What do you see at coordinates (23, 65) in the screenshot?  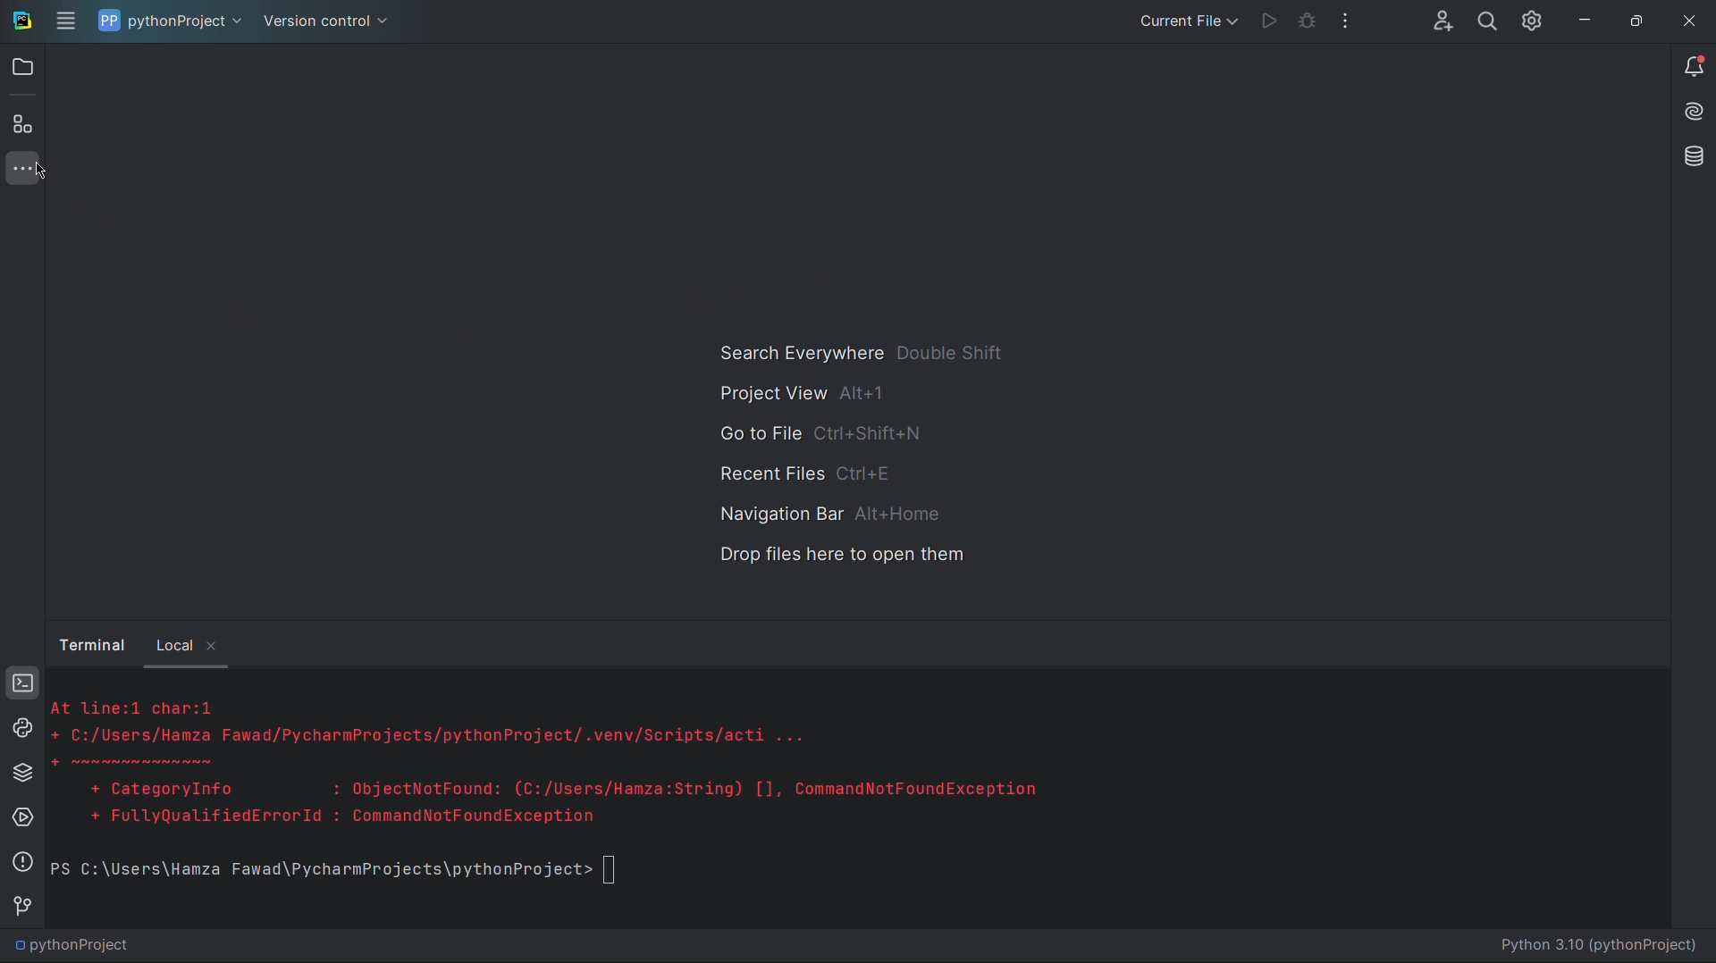 I see `Open` at bounding box center [23, 65].